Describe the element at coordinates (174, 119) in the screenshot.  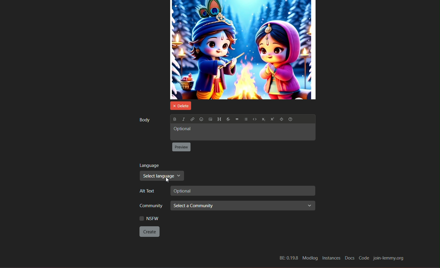
I see `bold` at that location.